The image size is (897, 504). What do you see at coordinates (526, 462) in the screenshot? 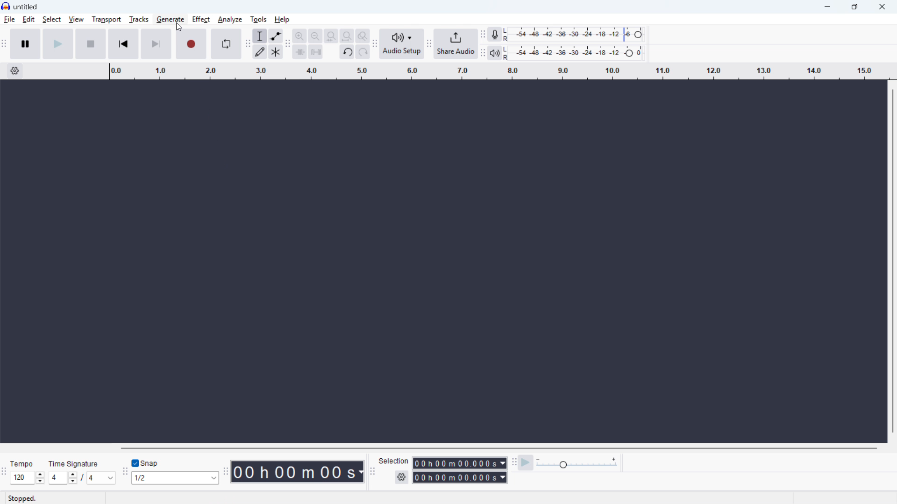
I see `Play at speed ` at bounding box center [526, 462].